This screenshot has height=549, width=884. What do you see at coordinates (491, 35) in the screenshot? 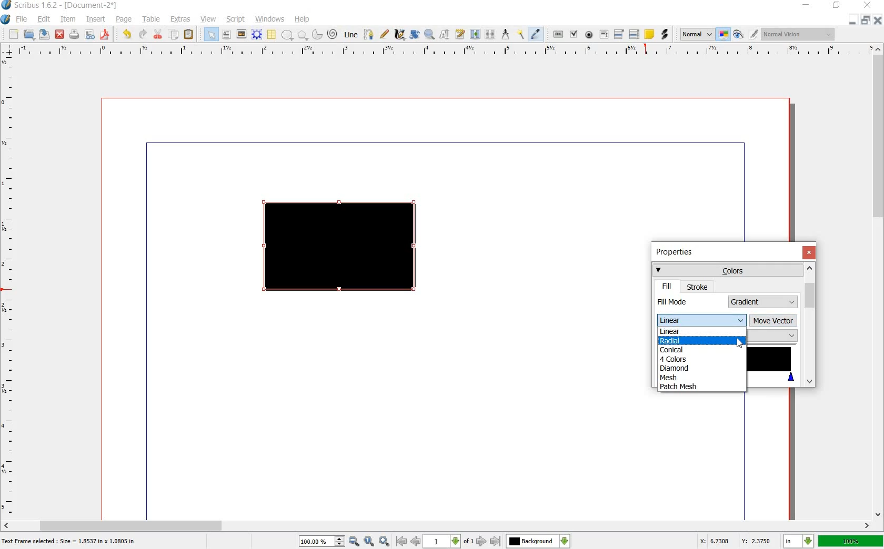
I see `unlink text frame` at bounding box center [491, 35].